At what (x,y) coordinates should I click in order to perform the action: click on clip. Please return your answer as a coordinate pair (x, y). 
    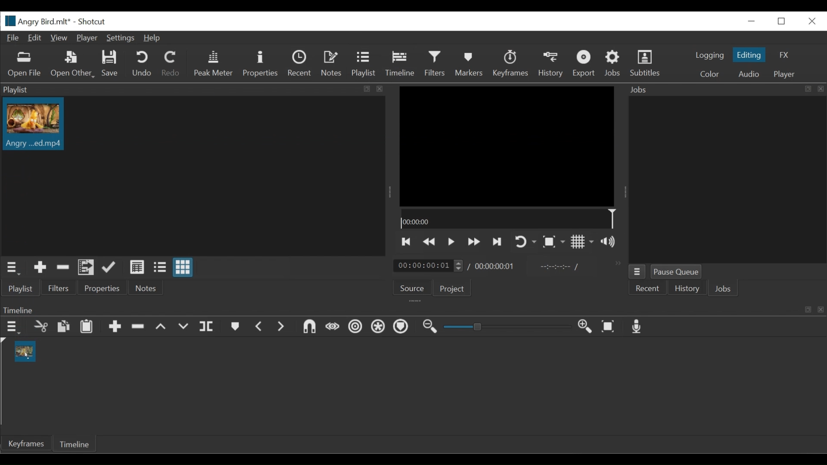
    Looking at the image, I should click on (25, 352).